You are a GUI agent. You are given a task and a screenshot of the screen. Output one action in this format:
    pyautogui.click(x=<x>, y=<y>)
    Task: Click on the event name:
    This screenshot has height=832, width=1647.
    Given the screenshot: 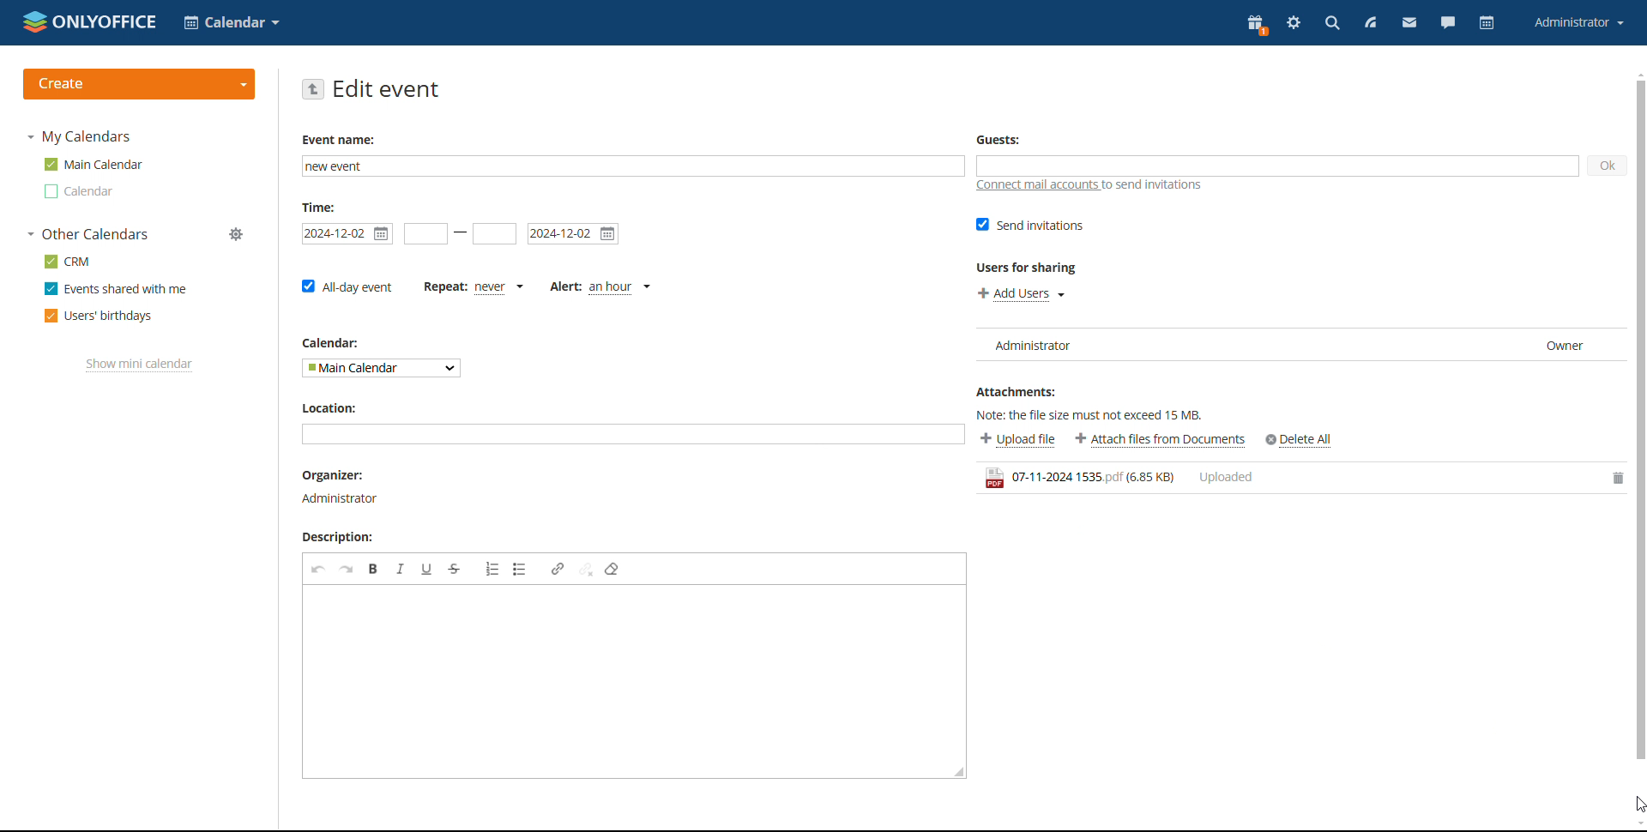 What is the action you would take?
    pyautogui.click(x=339, y=139)
    